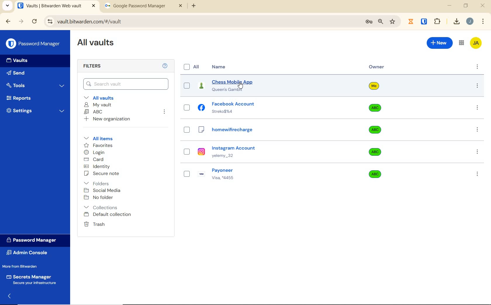 The height and width of the screenshot is (305, 491). What do you see at coordinates (96, 152) in the screenshot?
I see `login` at bounding box center [96, 152].